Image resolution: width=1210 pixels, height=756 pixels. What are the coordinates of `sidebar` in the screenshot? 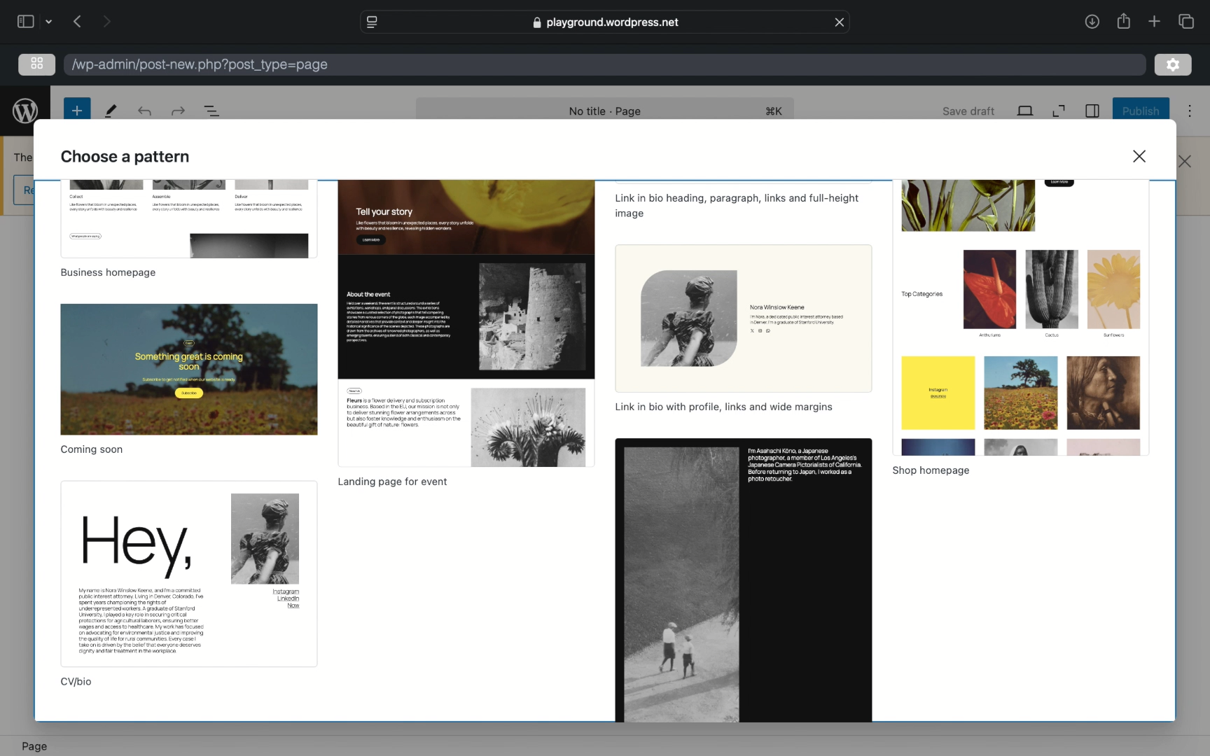 It's located at (25, 21).